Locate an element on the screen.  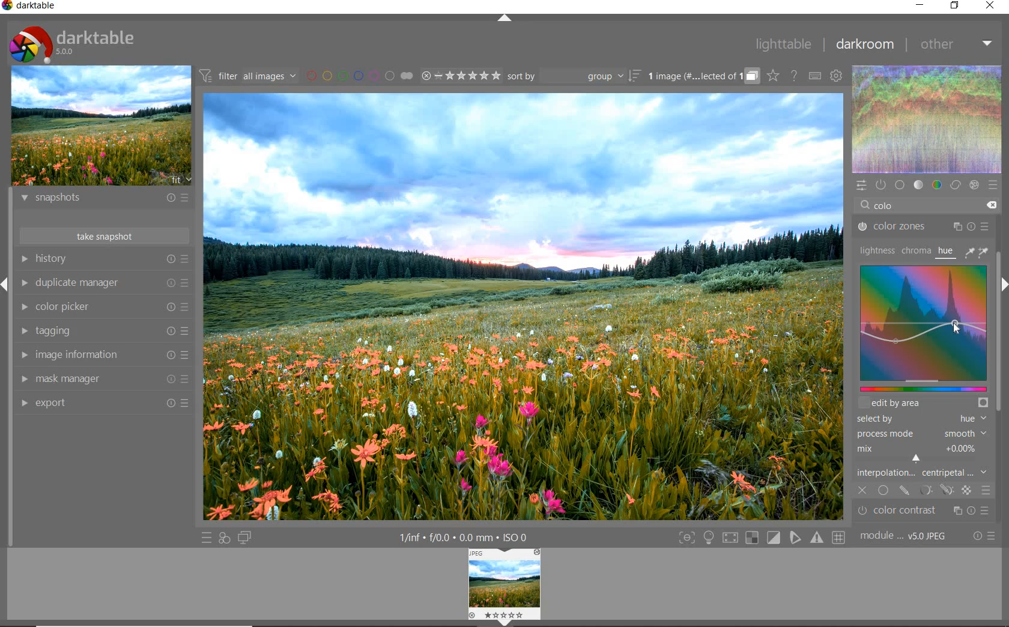
expand/collapse is located at coordinates (506, 19).